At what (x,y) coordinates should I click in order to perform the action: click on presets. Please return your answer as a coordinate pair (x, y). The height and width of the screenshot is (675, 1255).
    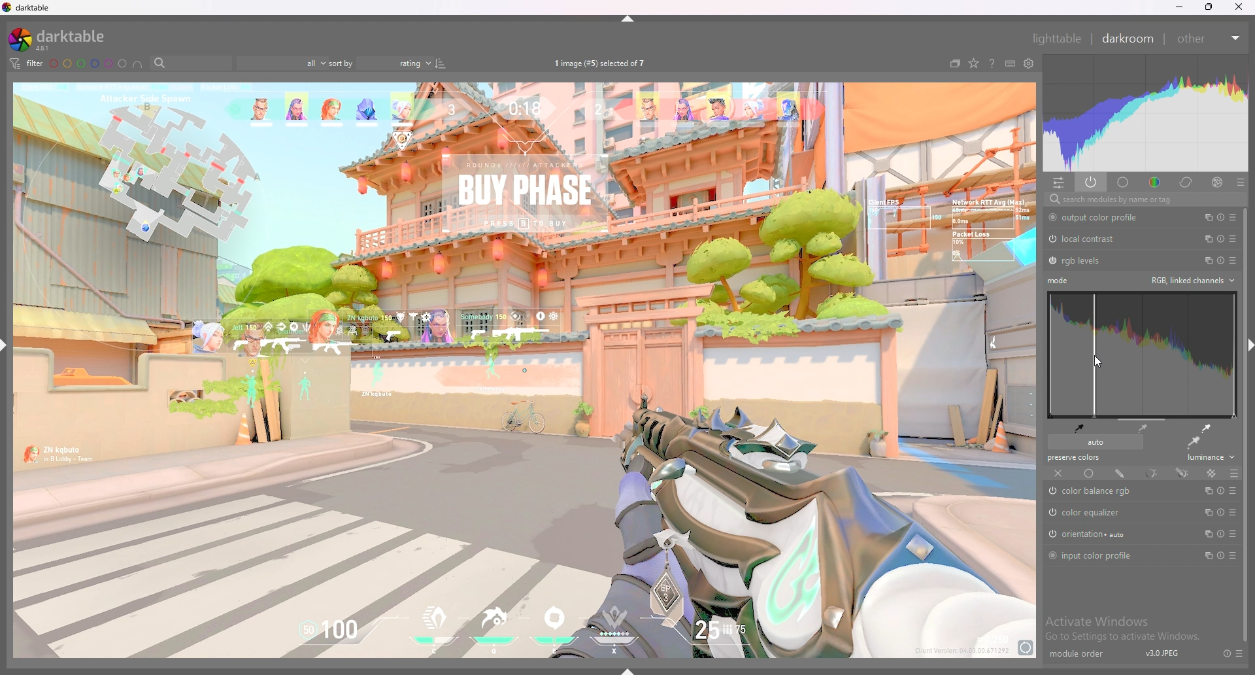
    Looking at the image, I should click on (1235, 513).